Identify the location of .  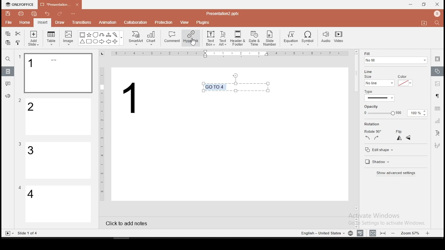
(102, 133).